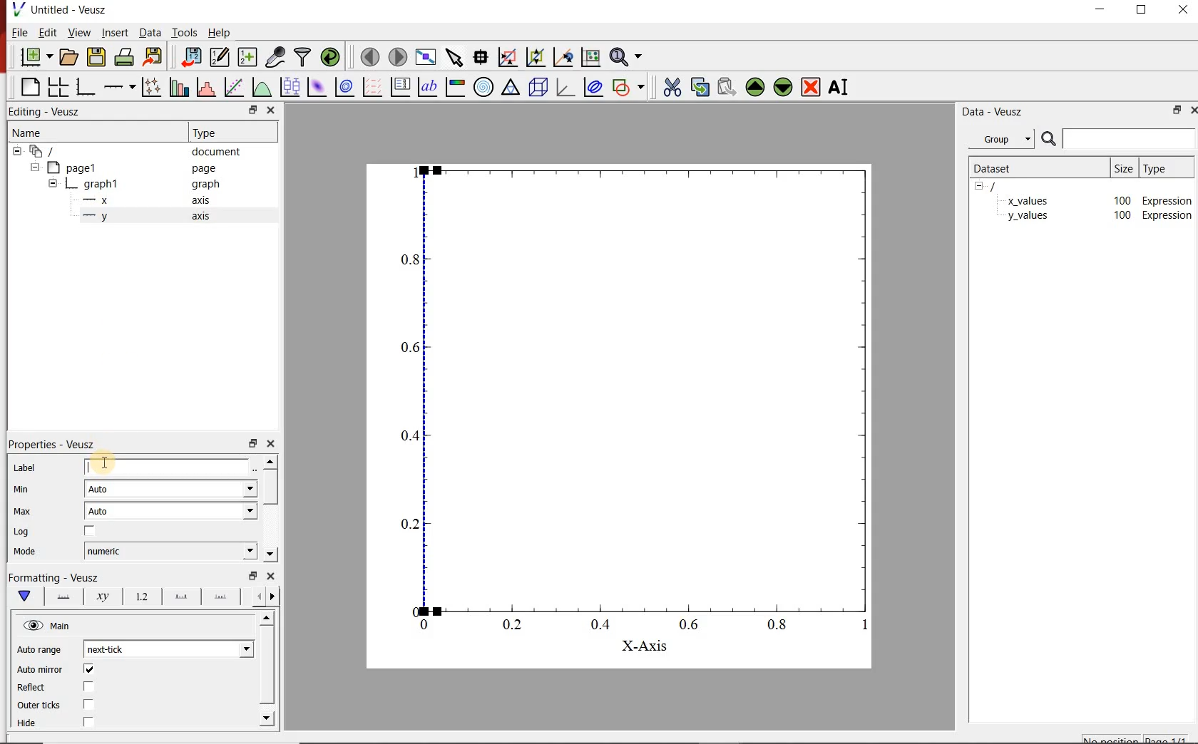  What do you see at coordinates (90, 686) in the screenshot?
I see `checkbox` at bounding box center [90, 686].